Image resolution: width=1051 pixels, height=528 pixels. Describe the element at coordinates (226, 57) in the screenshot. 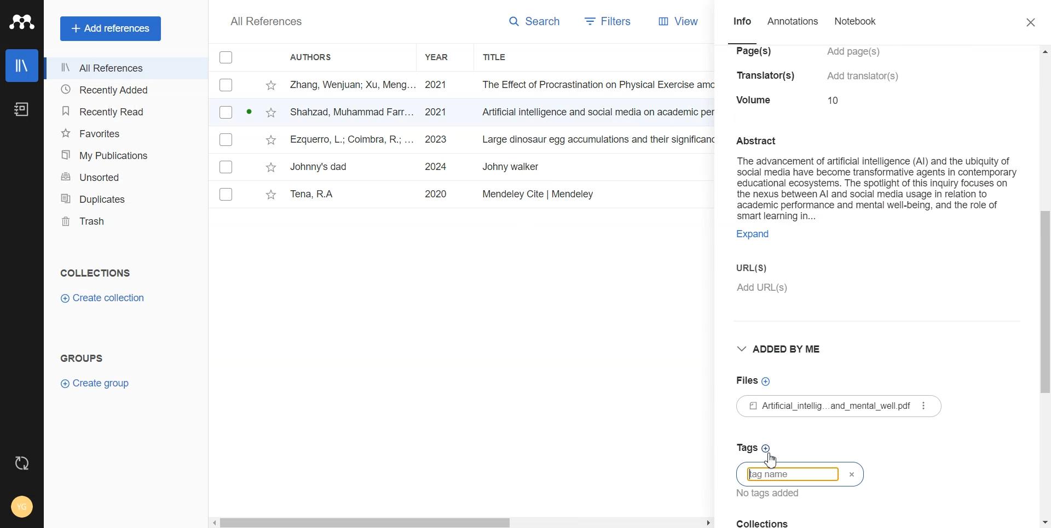

I see `Checklist` at that location.